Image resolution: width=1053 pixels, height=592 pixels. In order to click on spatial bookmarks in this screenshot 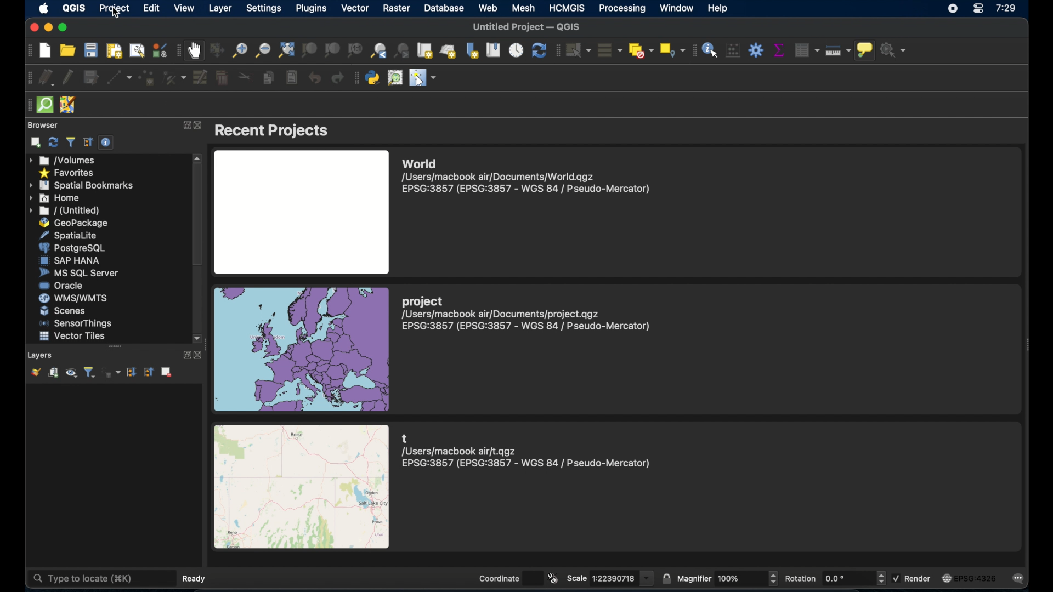, I will do `click(81, 185)`.